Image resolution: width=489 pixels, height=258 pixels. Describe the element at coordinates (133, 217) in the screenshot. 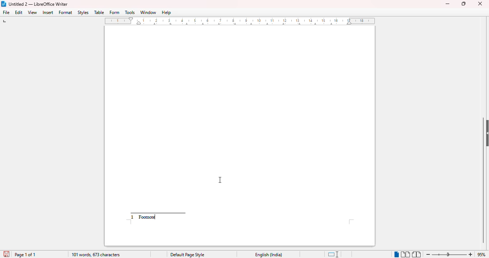

I see `footnote number` at that location.